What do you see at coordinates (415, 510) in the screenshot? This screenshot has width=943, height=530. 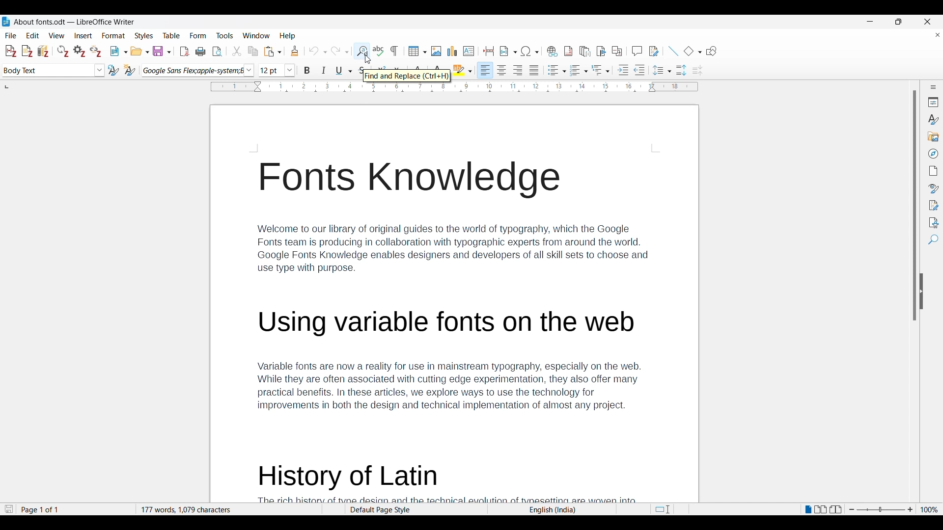 I see `Default page style` at bounding box center [415, 510].